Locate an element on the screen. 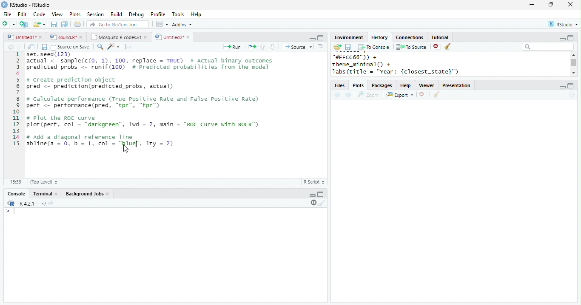 This screenshot has height=305, width=581. console is located at coordinates (16, 194).